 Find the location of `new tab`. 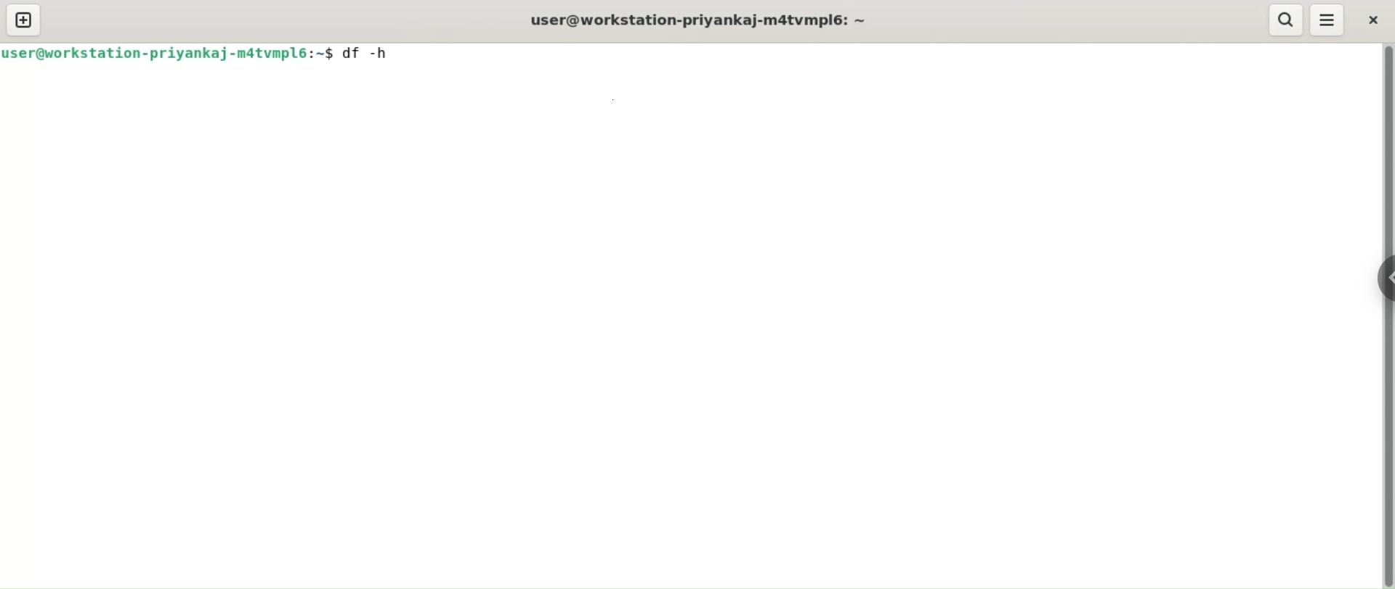

new tab is located at coordinates (24, 20).